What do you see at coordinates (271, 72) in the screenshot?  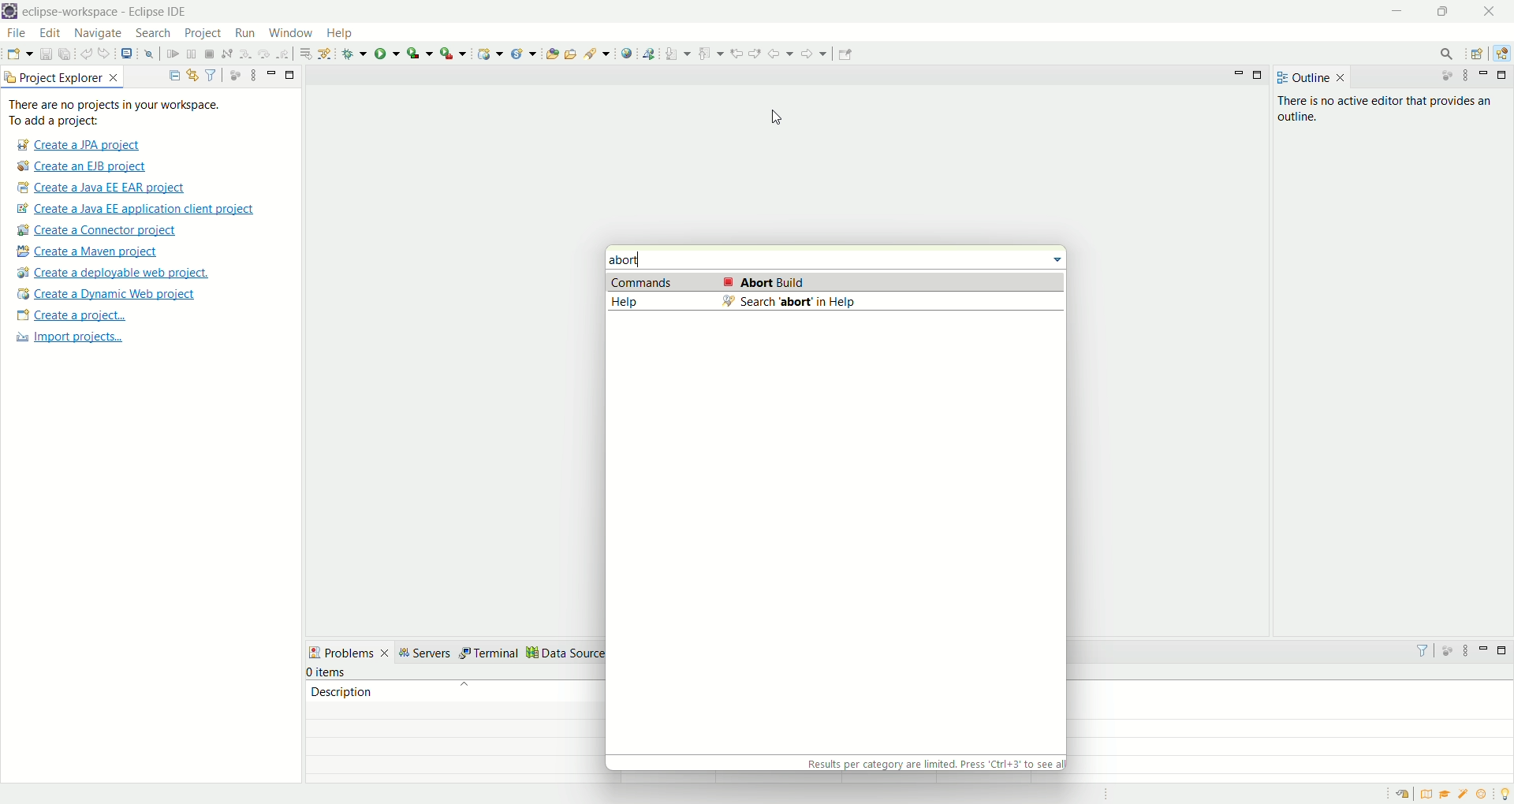 I see `minimize` at bounding box center [271, 72].